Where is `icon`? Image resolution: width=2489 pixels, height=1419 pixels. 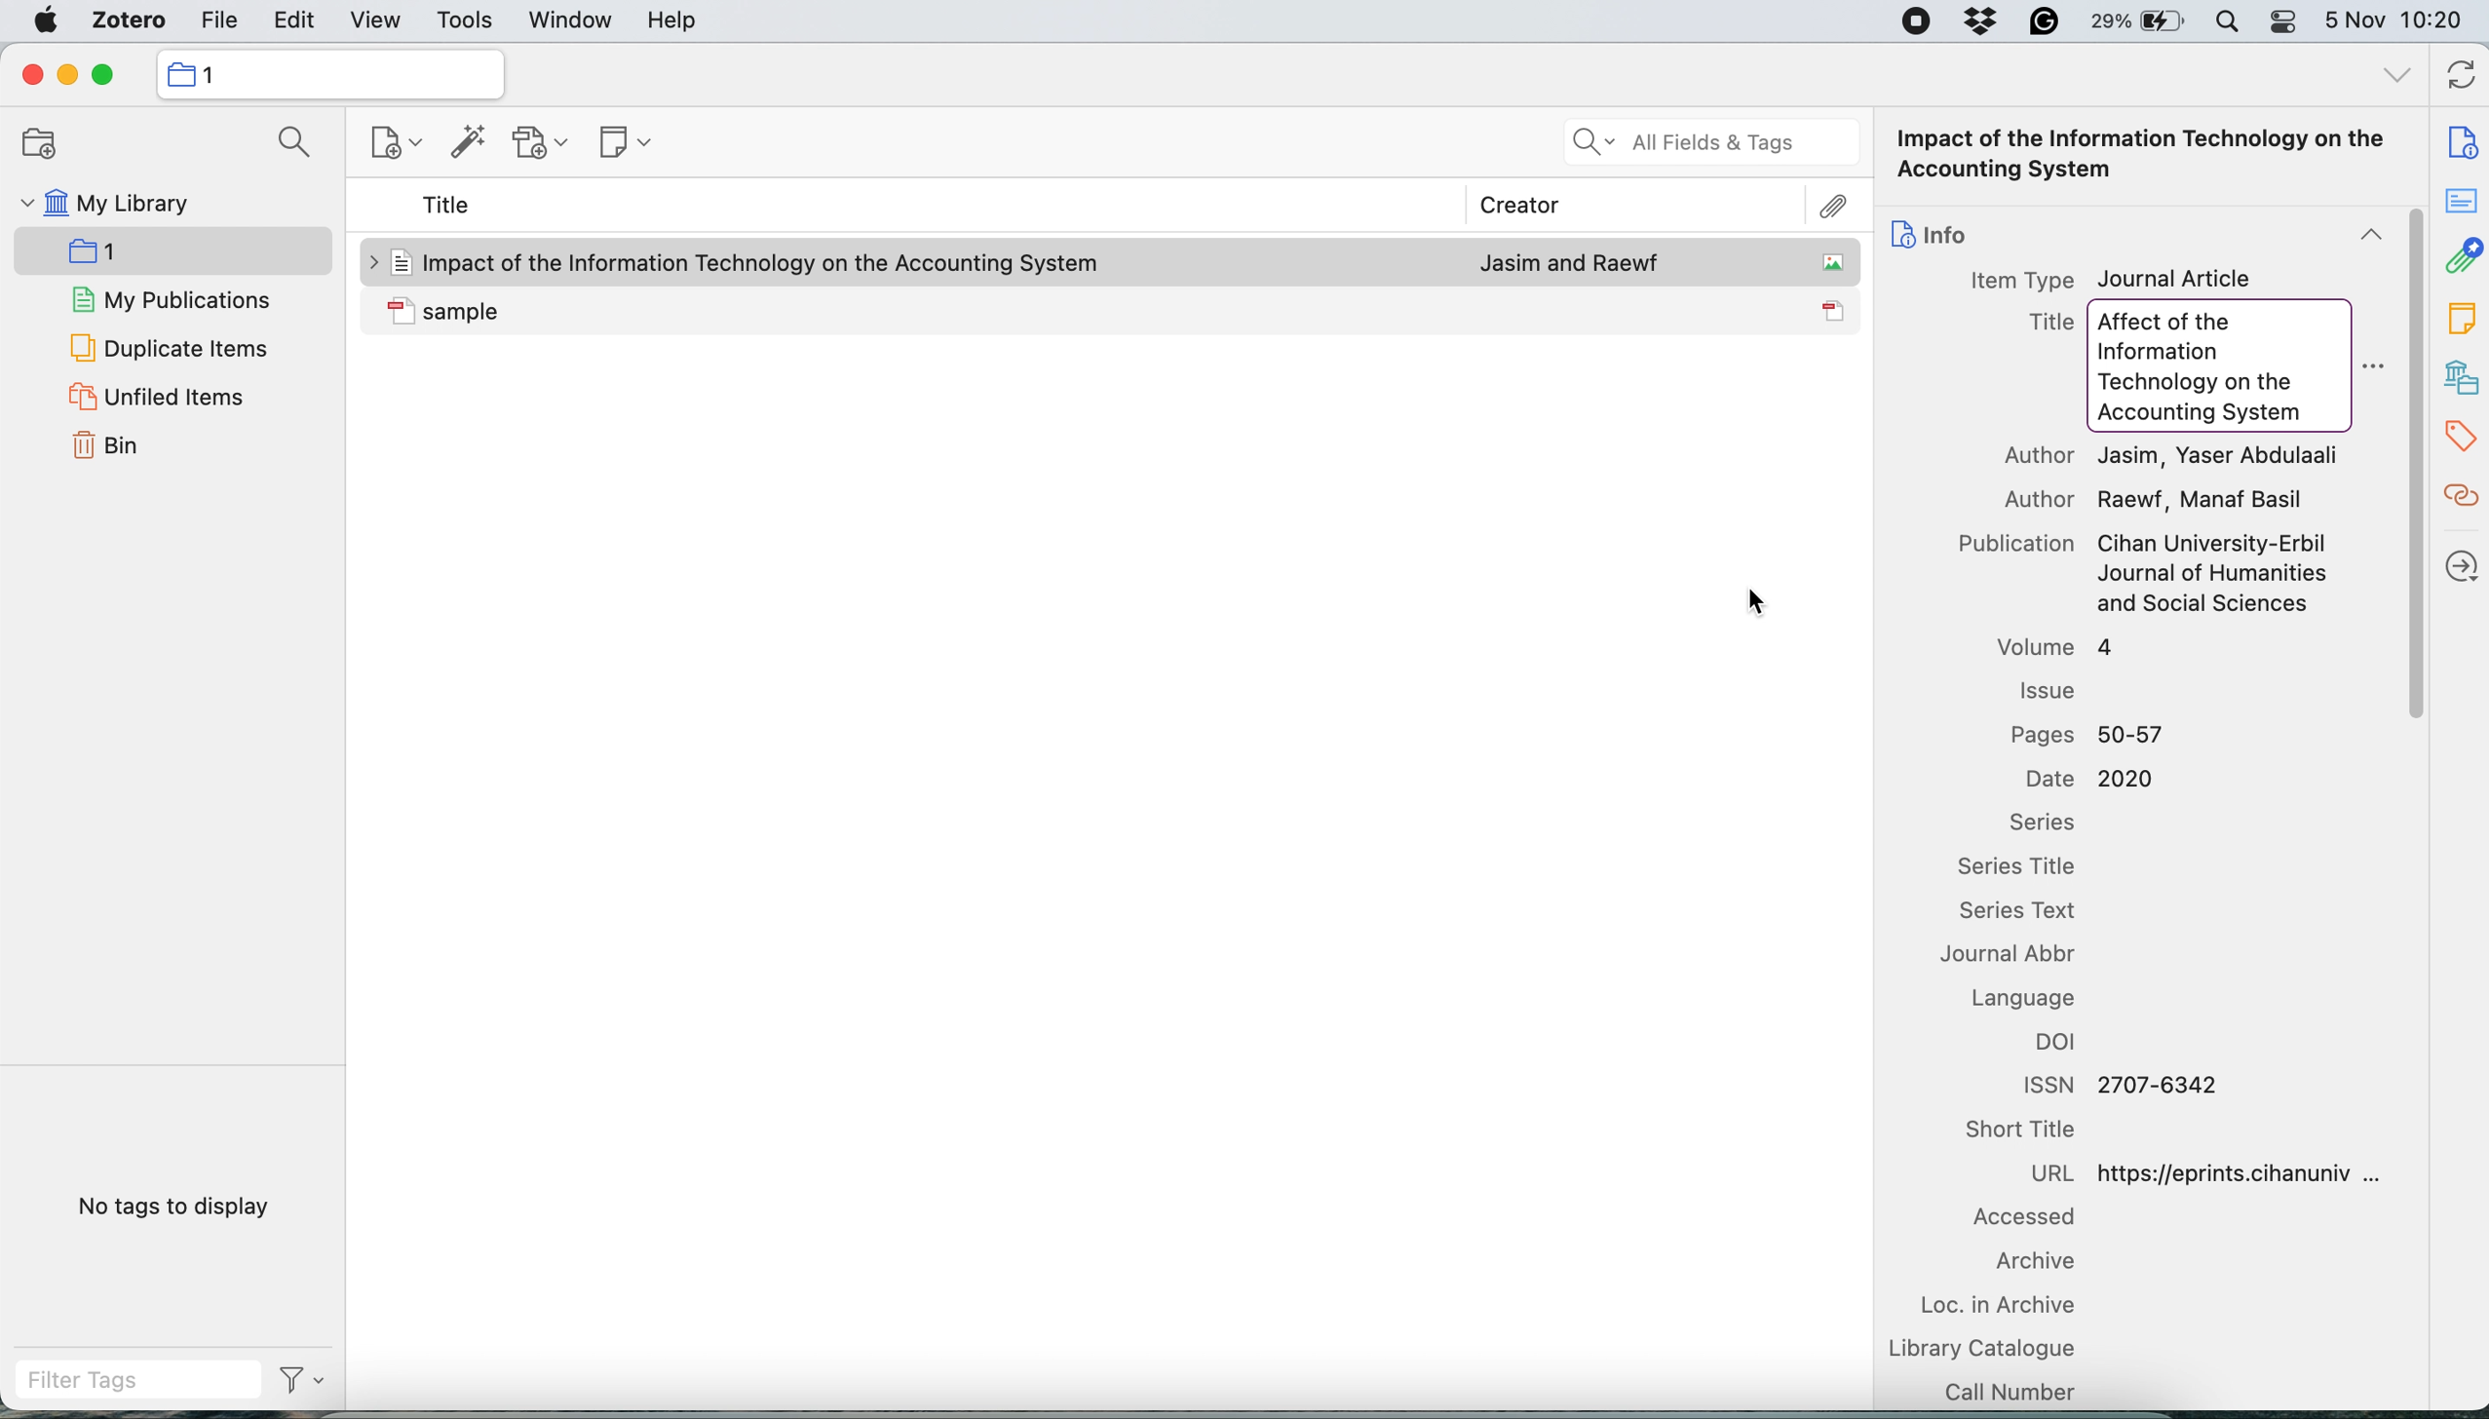
icon is located at coordinates (401, 309).